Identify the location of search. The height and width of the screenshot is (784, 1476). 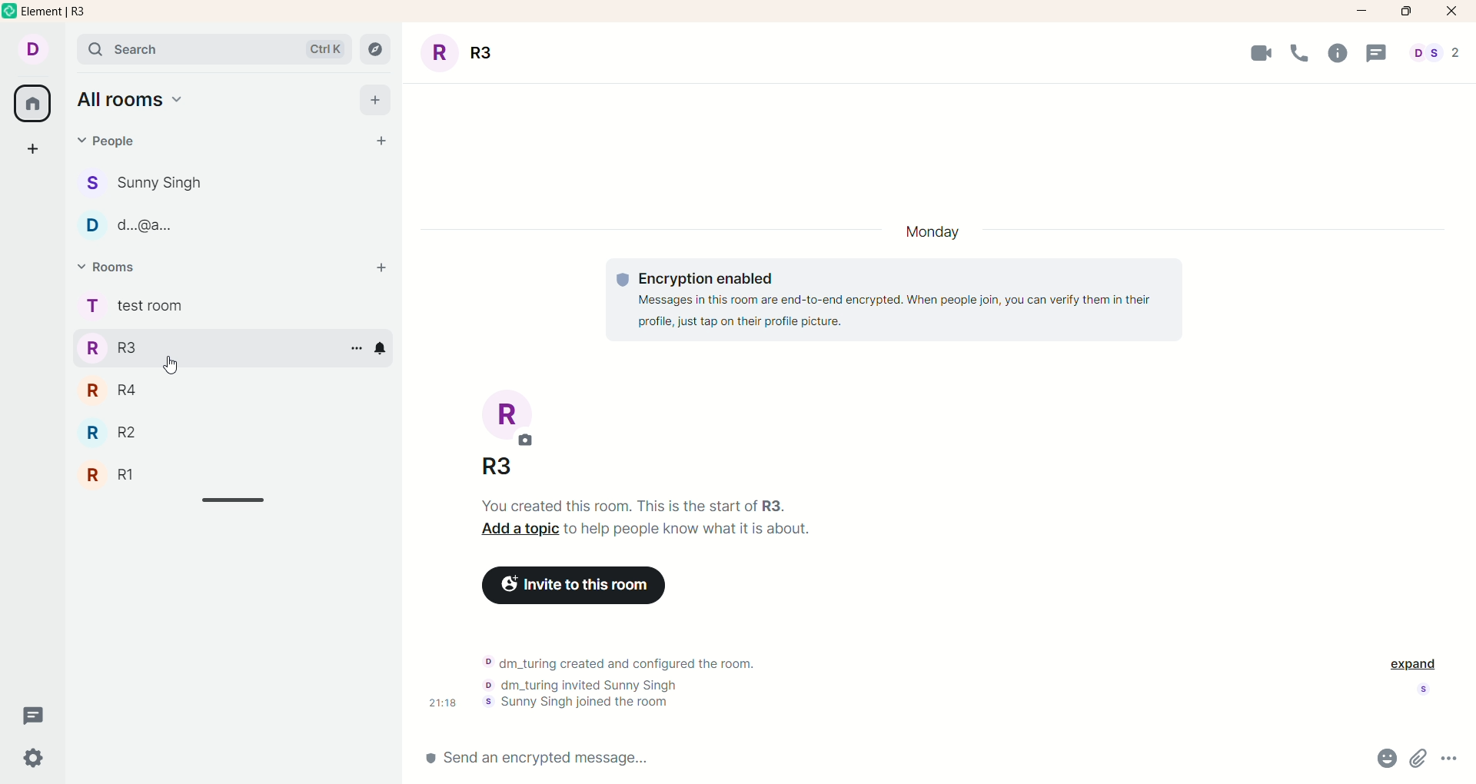
(214, 51).